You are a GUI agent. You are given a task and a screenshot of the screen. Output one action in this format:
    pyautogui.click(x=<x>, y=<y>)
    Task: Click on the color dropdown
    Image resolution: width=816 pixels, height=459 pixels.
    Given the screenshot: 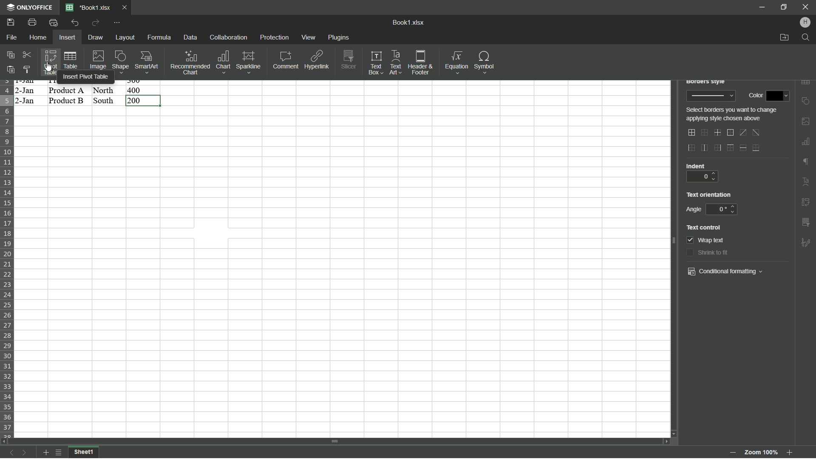 What is the action you would take?
    pyautogui.click(x=777, y=96)
    